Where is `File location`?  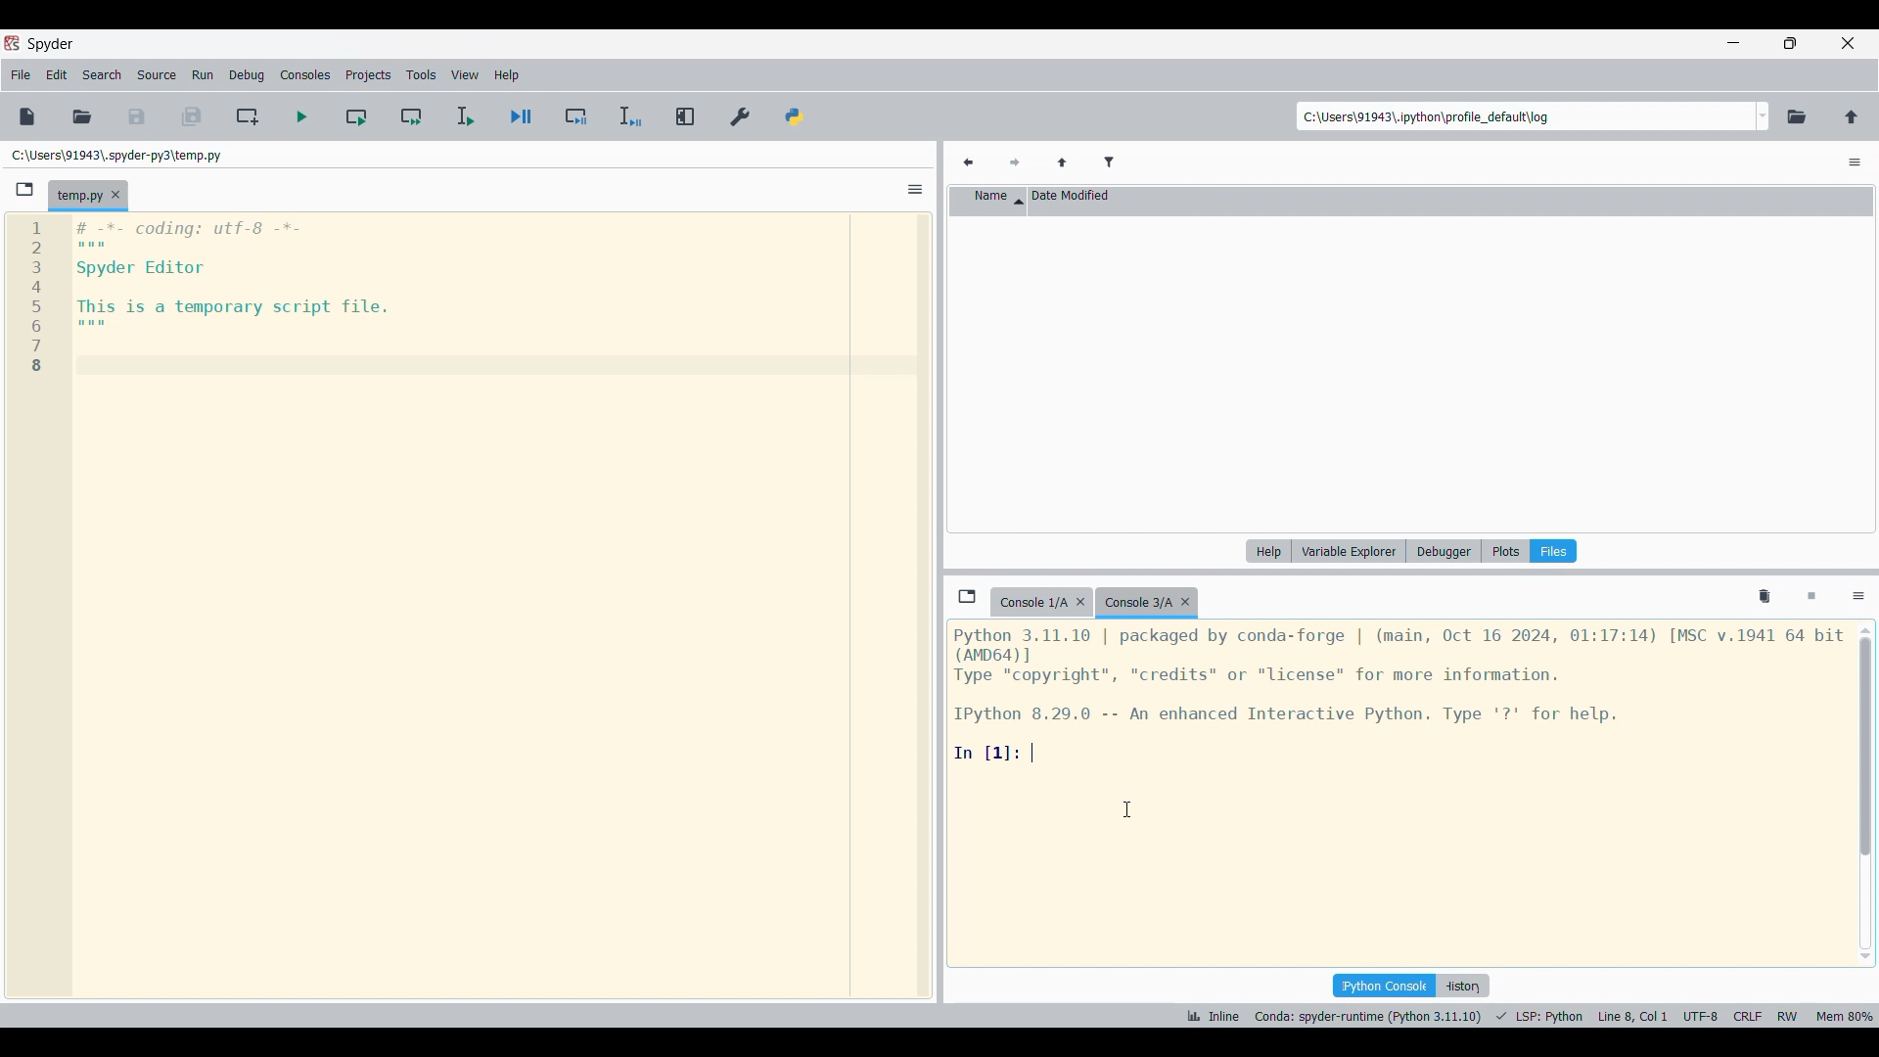 File location is located at coordinates (117, 156).